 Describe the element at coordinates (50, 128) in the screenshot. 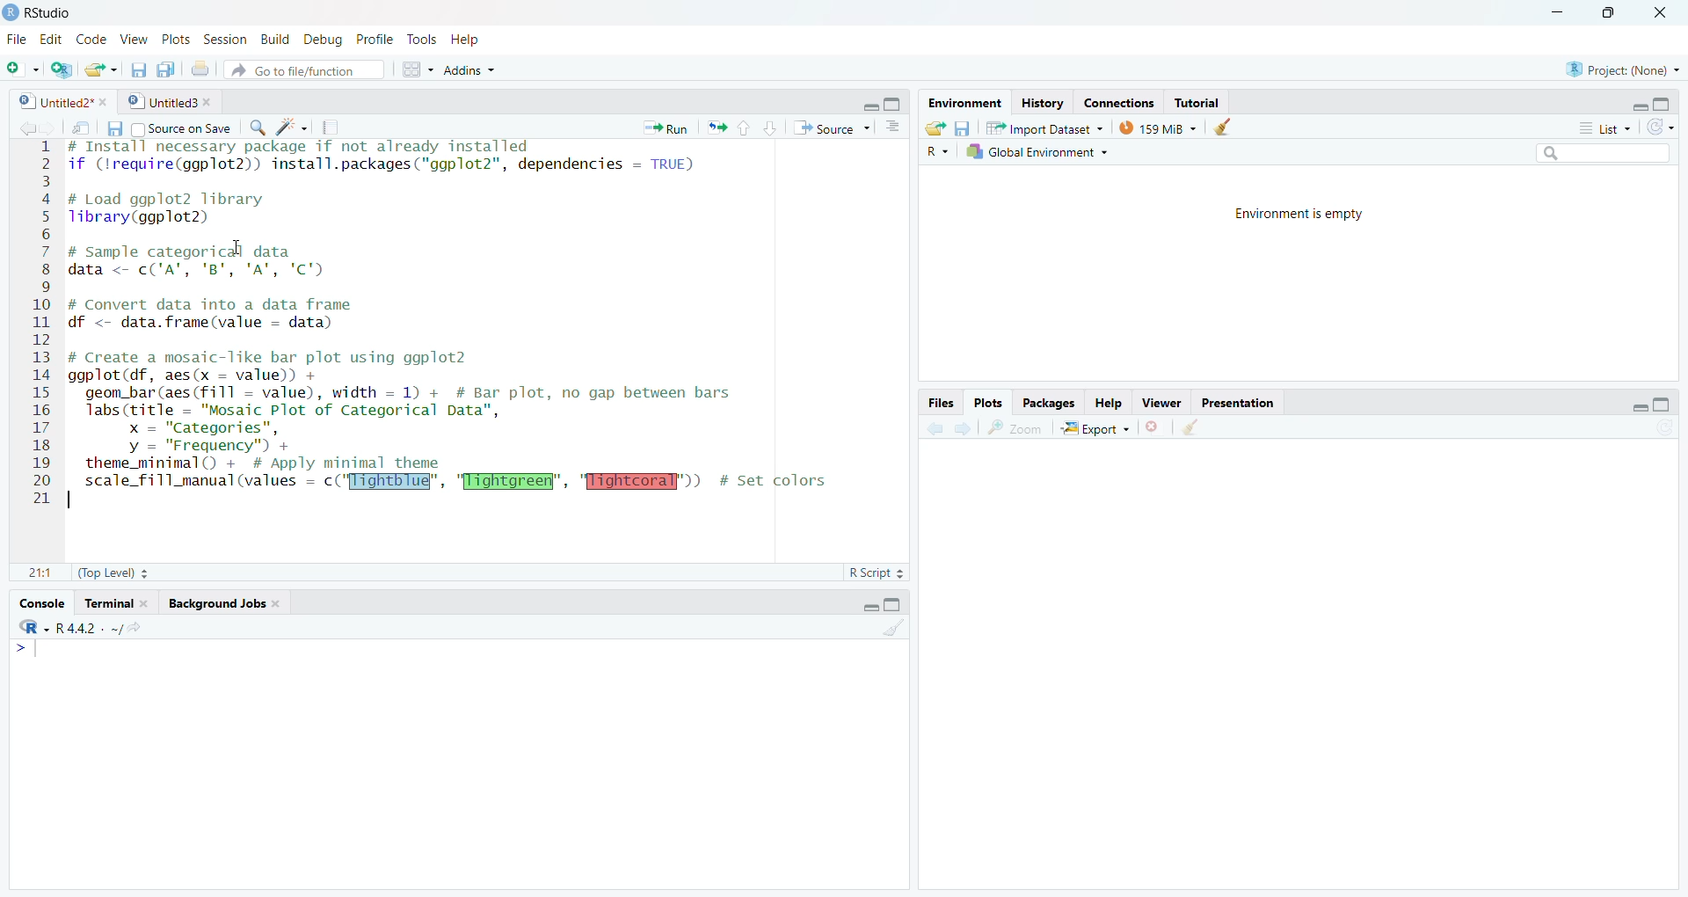

I see `Next` at that location.